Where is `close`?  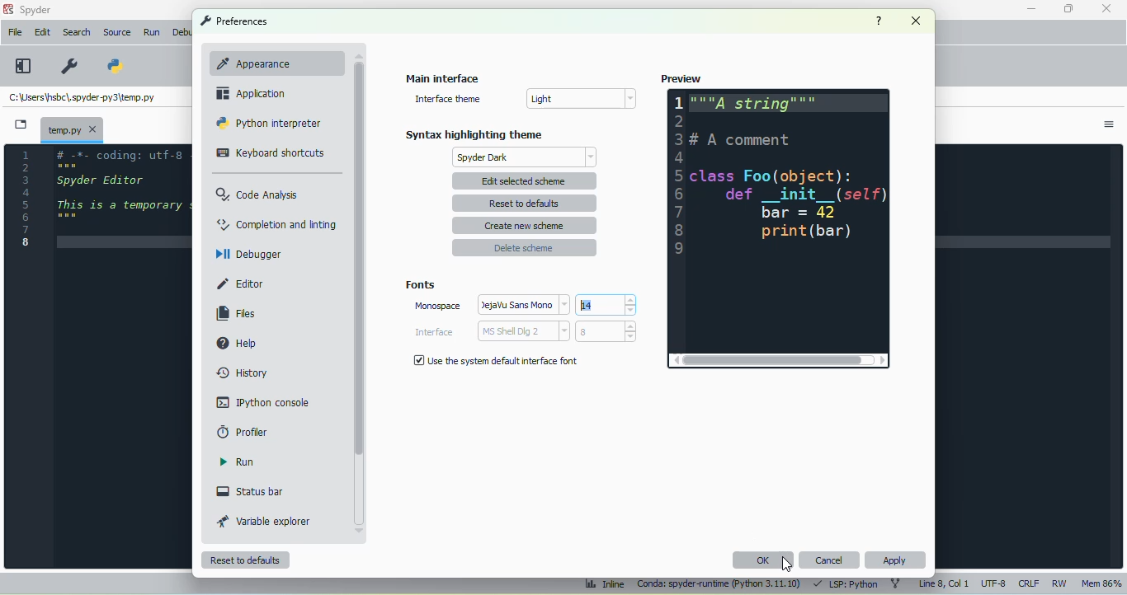 close is located at coordinates (1106, 7).